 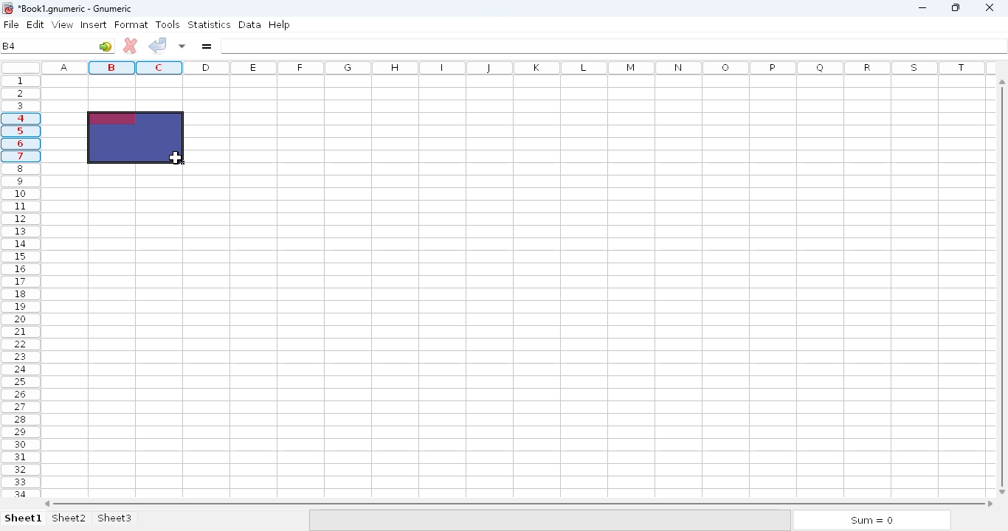 I want to click on accept change, so click(x=159, y=45).